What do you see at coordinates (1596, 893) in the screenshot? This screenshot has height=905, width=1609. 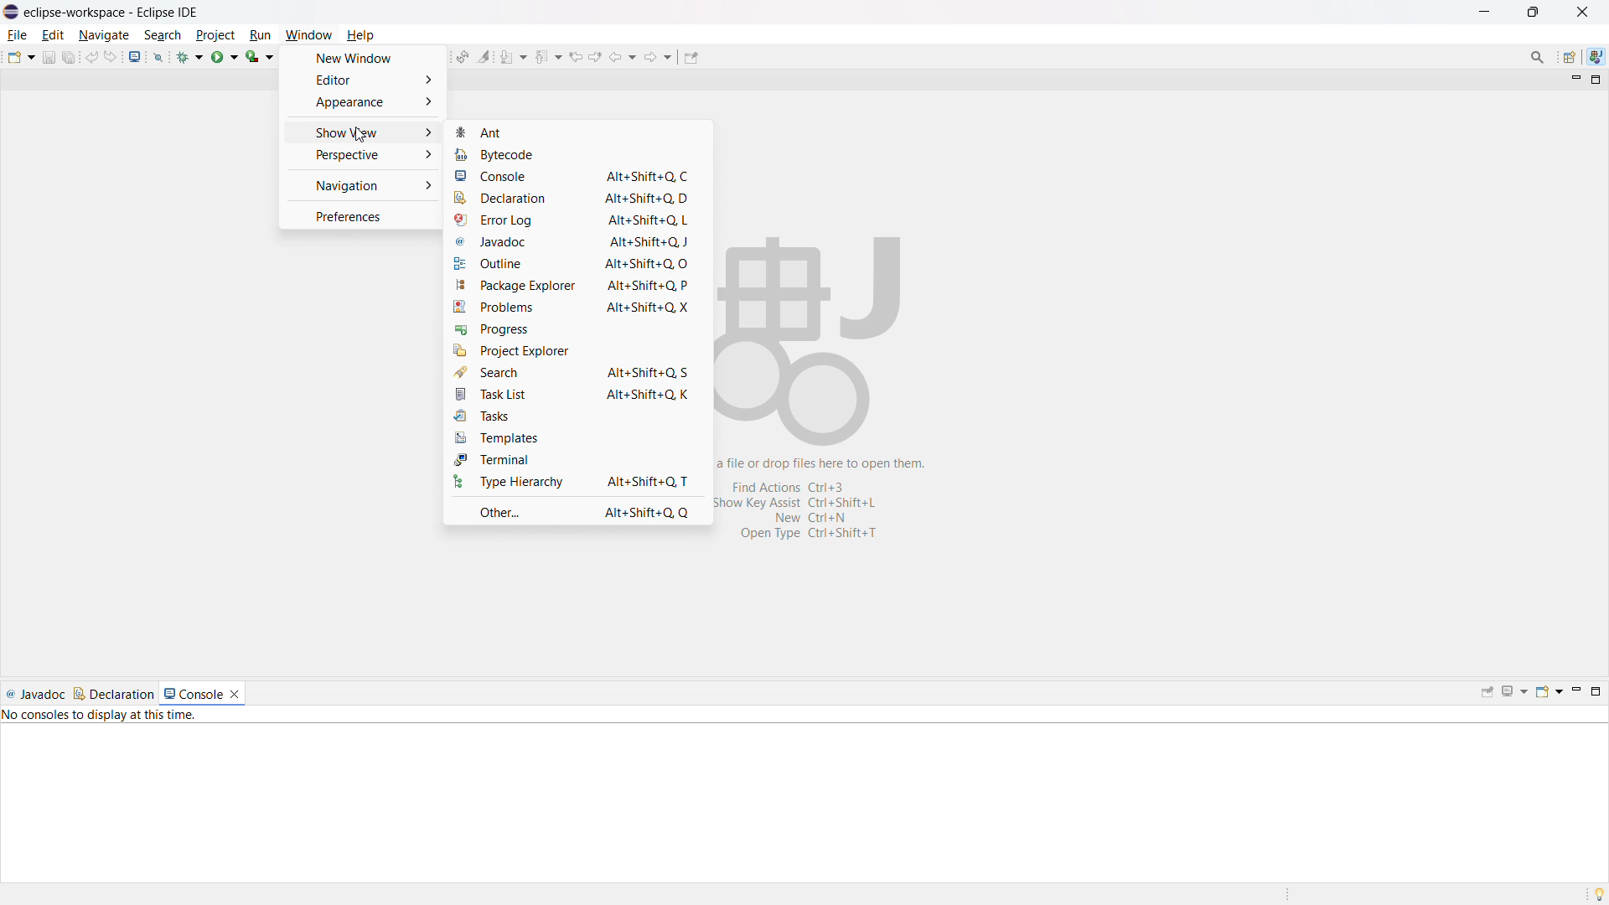 I see `tip of the day` at bounding box center [1596, 893].